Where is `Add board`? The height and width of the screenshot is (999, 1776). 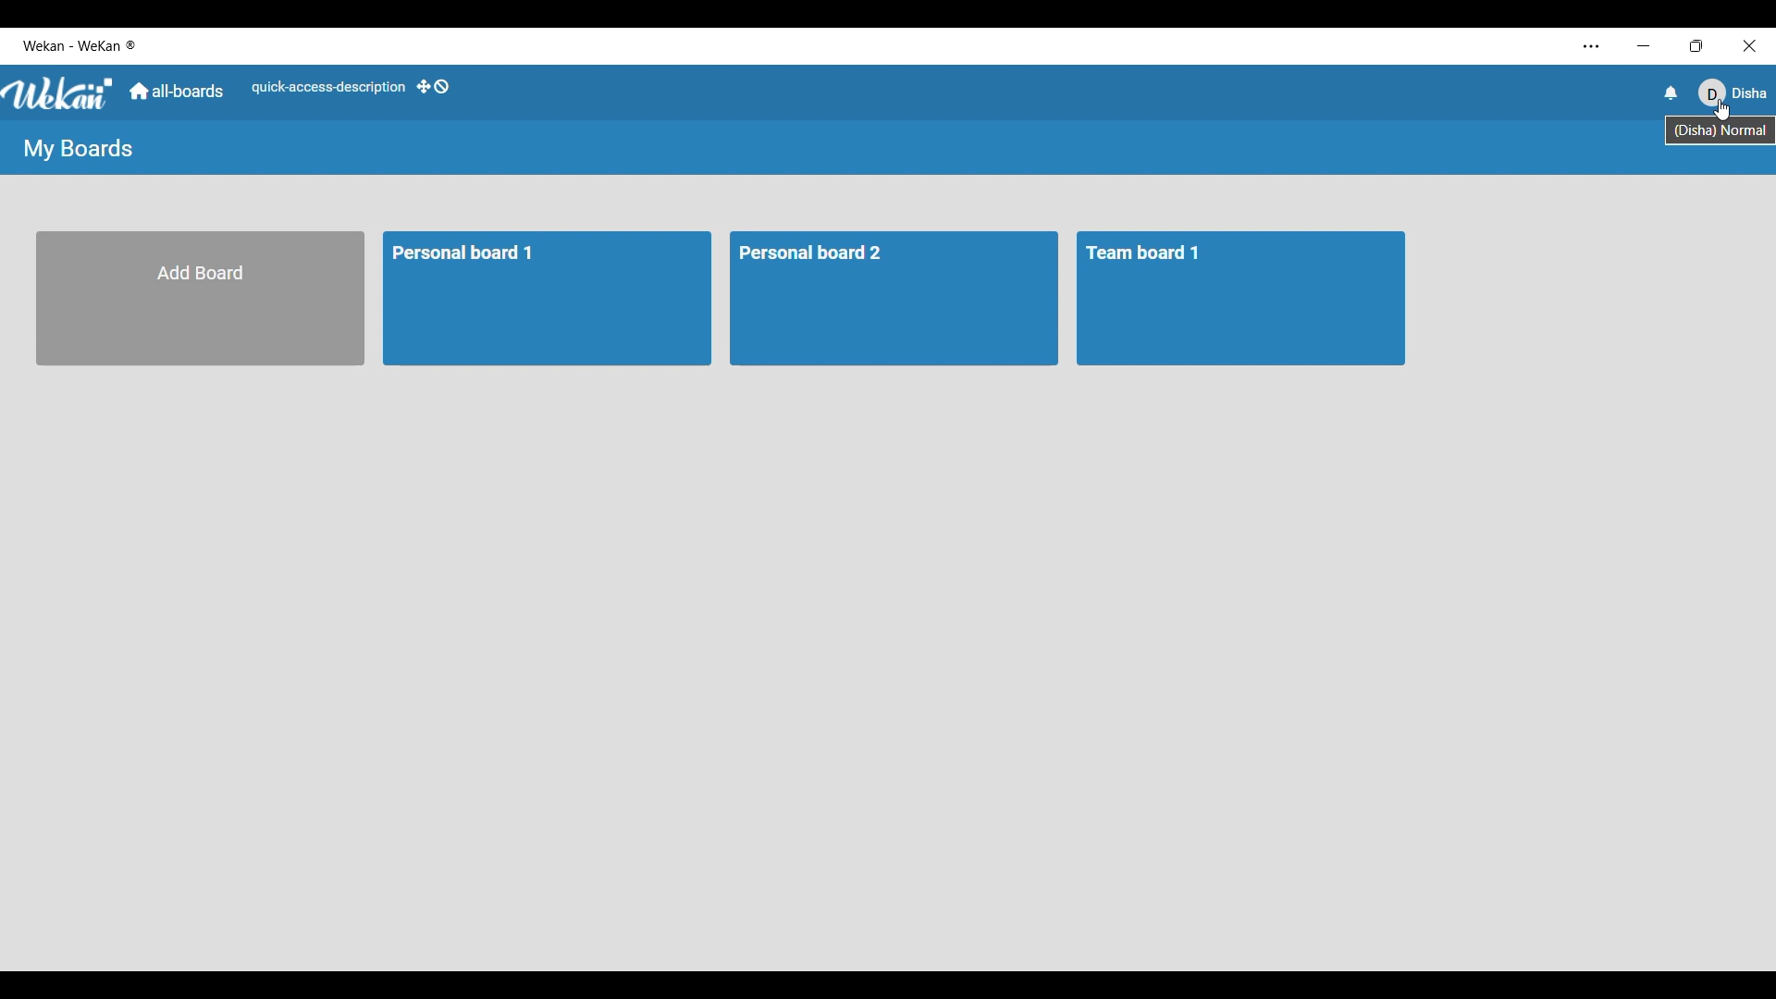 Add board is located at coordinates (200, 299).